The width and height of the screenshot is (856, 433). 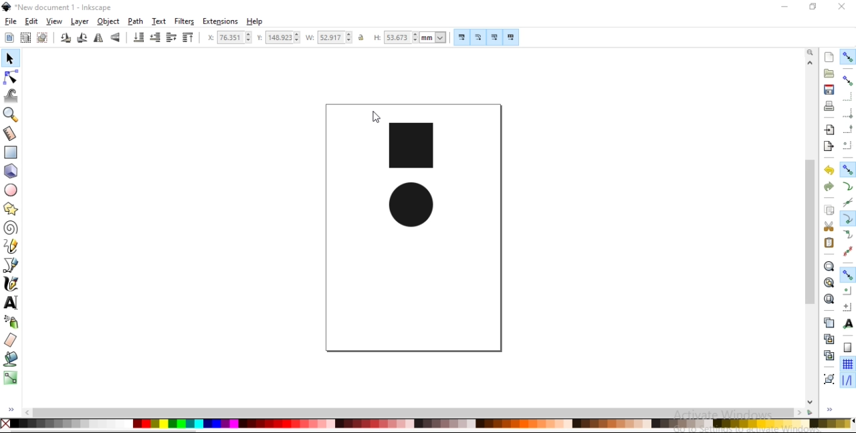 What do you see at coordinates (461, 37) in the screenshot?
I see `scale stroke width by same proportion ` at bounding box center [461, 37].